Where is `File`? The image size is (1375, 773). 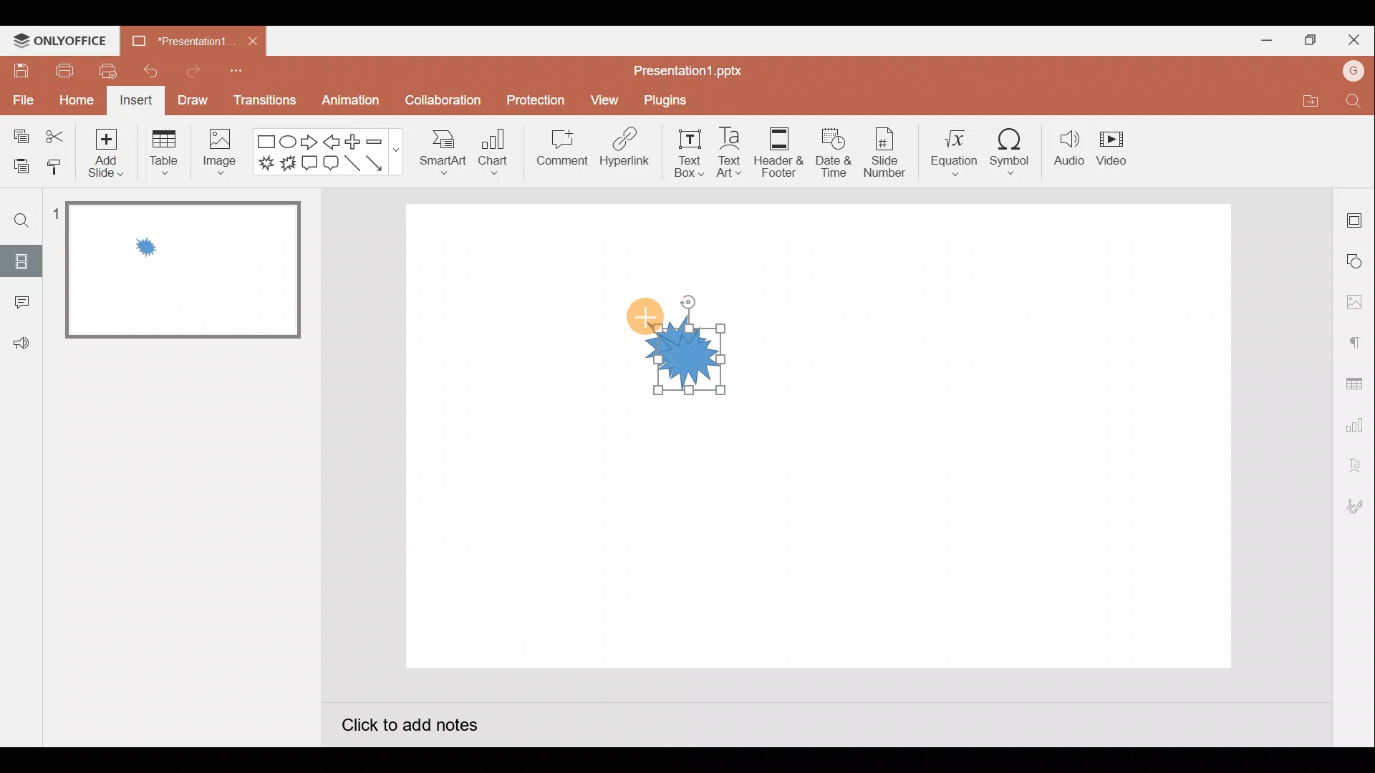
File is located at coordinates (21, 102).